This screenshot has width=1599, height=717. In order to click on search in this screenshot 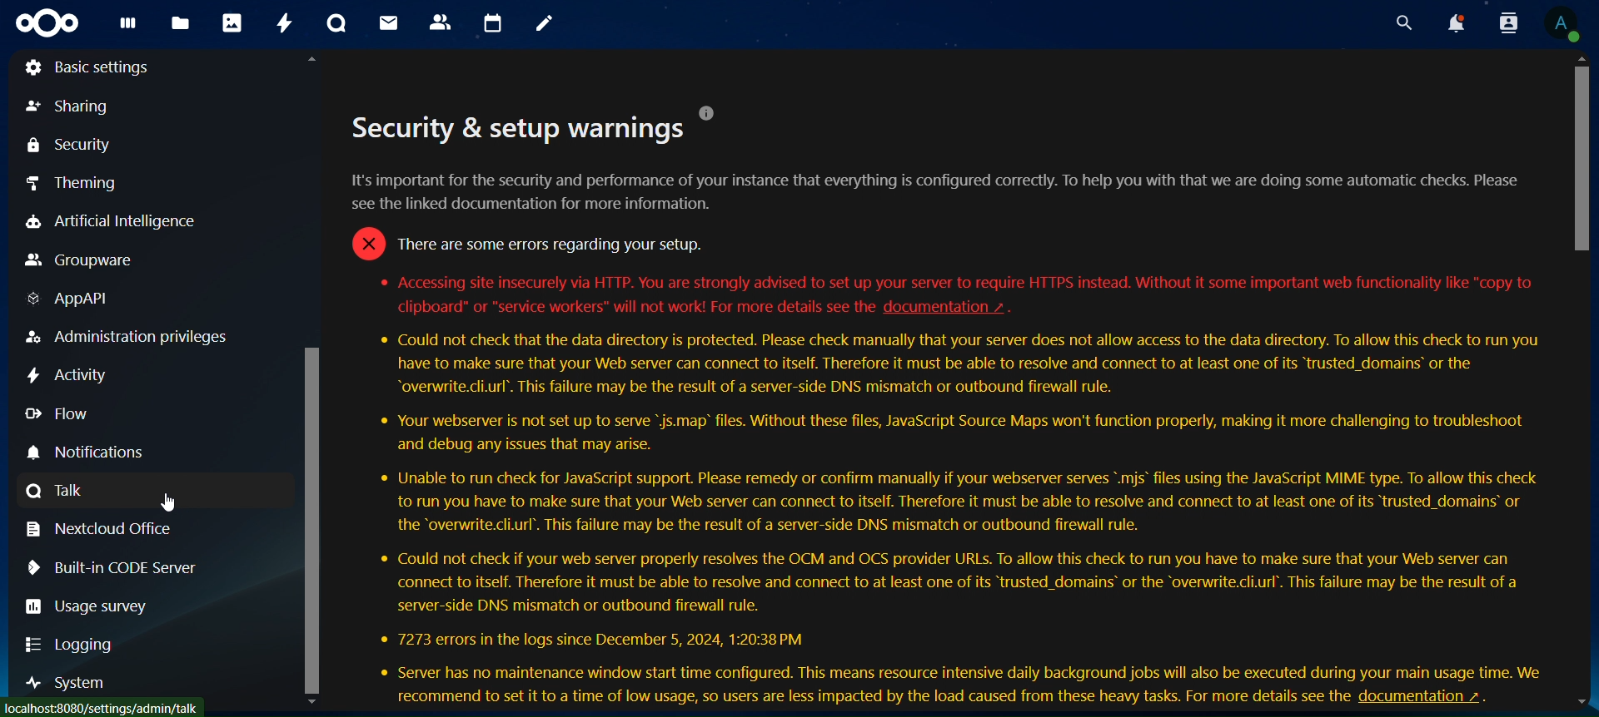, I will do `click(1406, 23)`.